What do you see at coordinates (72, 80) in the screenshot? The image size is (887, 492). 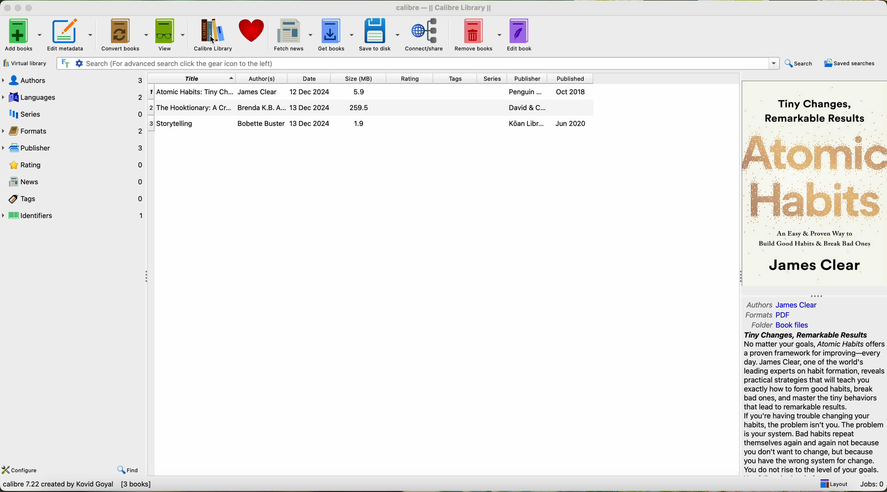 I see `authors` at bounding box center [72, 80].